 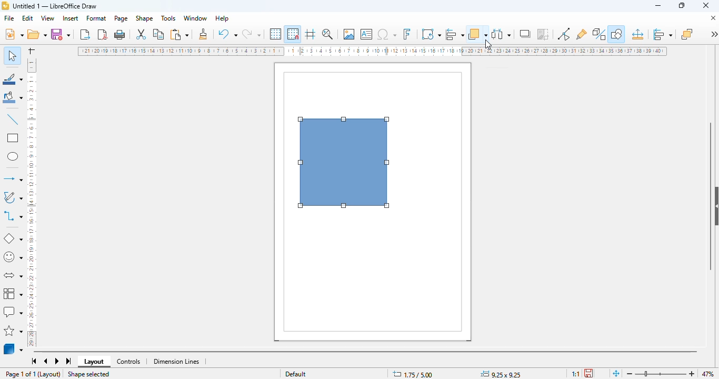 I want to click on callout shapes, so click(x=13, y=312).